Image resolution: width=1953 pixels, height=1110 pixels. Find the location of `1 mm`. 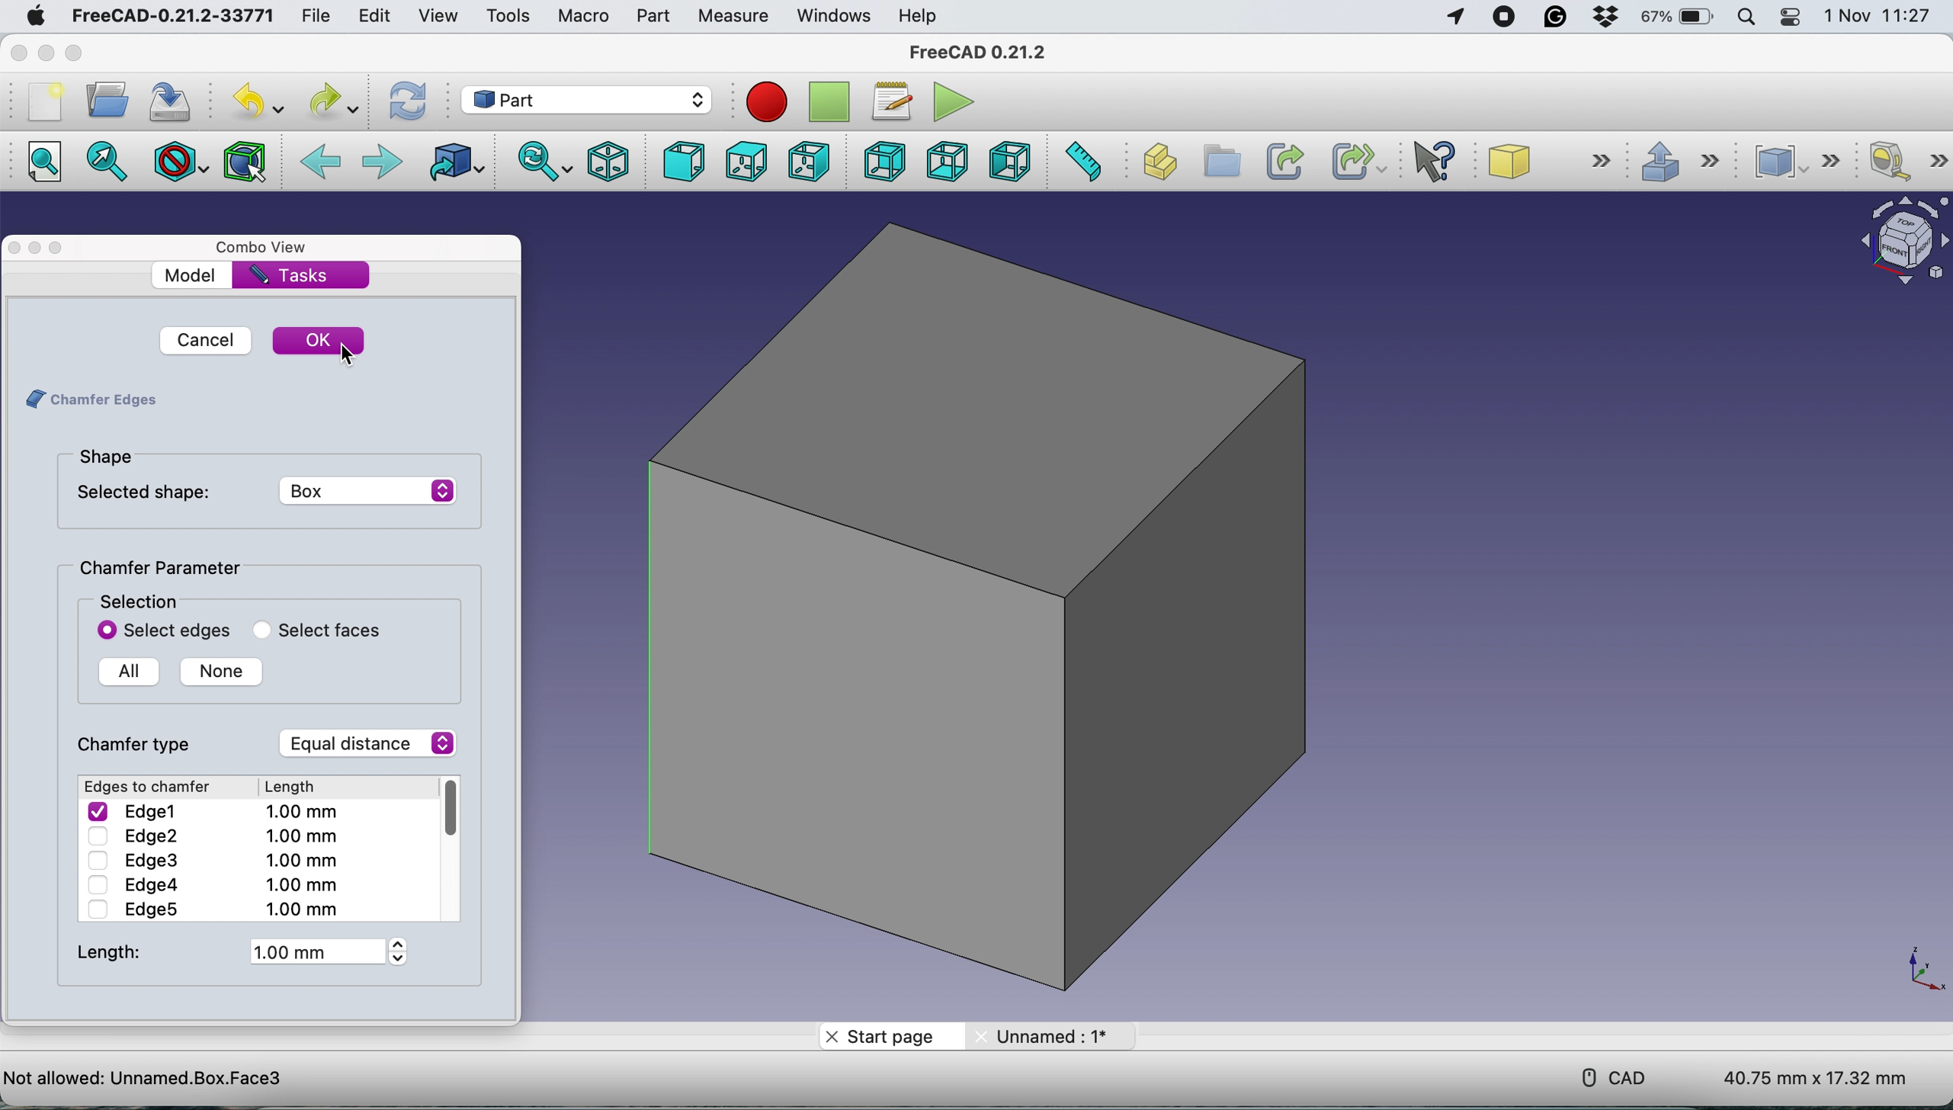

1 mm is located at coordinates (324, 951).